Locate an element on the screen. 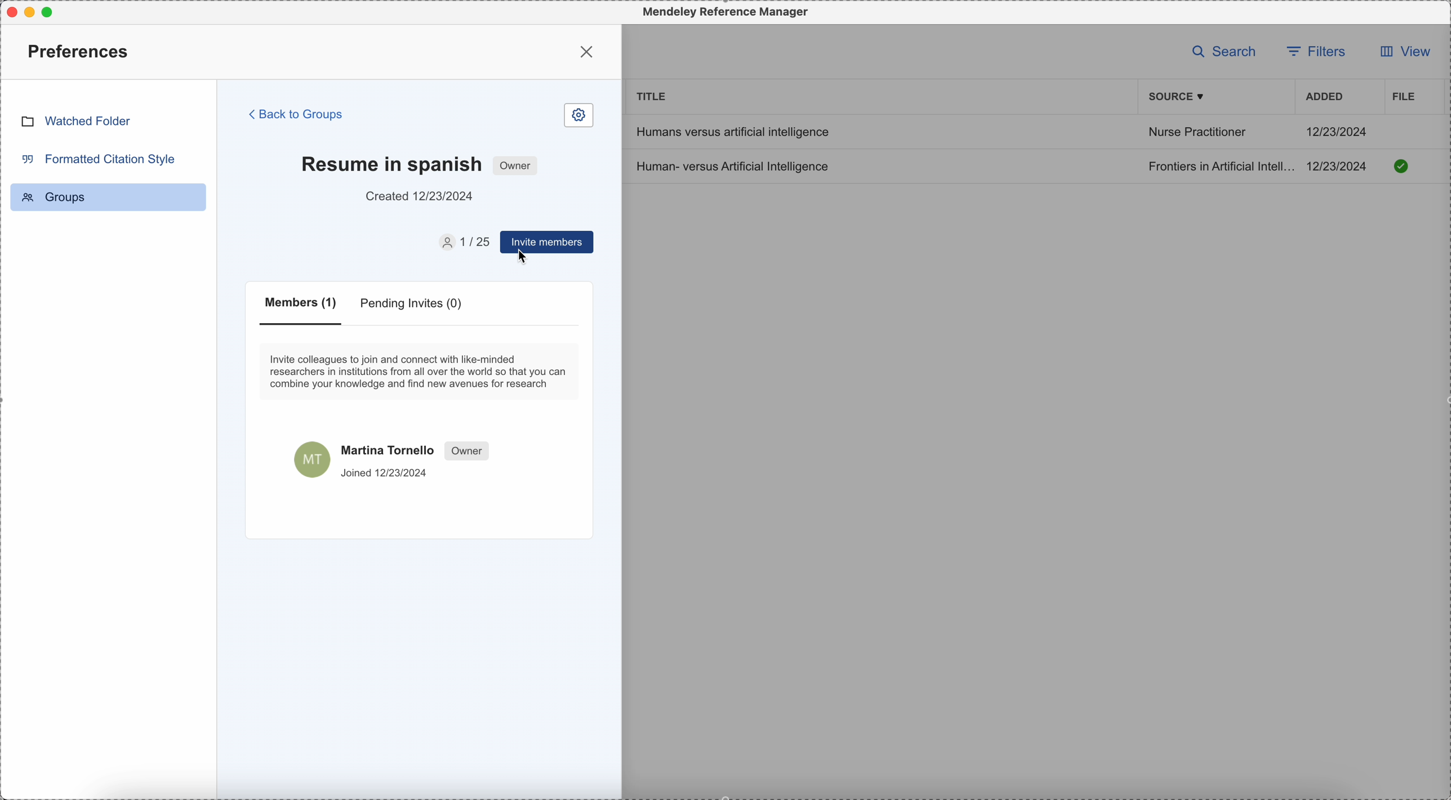  search is located at coordinates (1225, 51).